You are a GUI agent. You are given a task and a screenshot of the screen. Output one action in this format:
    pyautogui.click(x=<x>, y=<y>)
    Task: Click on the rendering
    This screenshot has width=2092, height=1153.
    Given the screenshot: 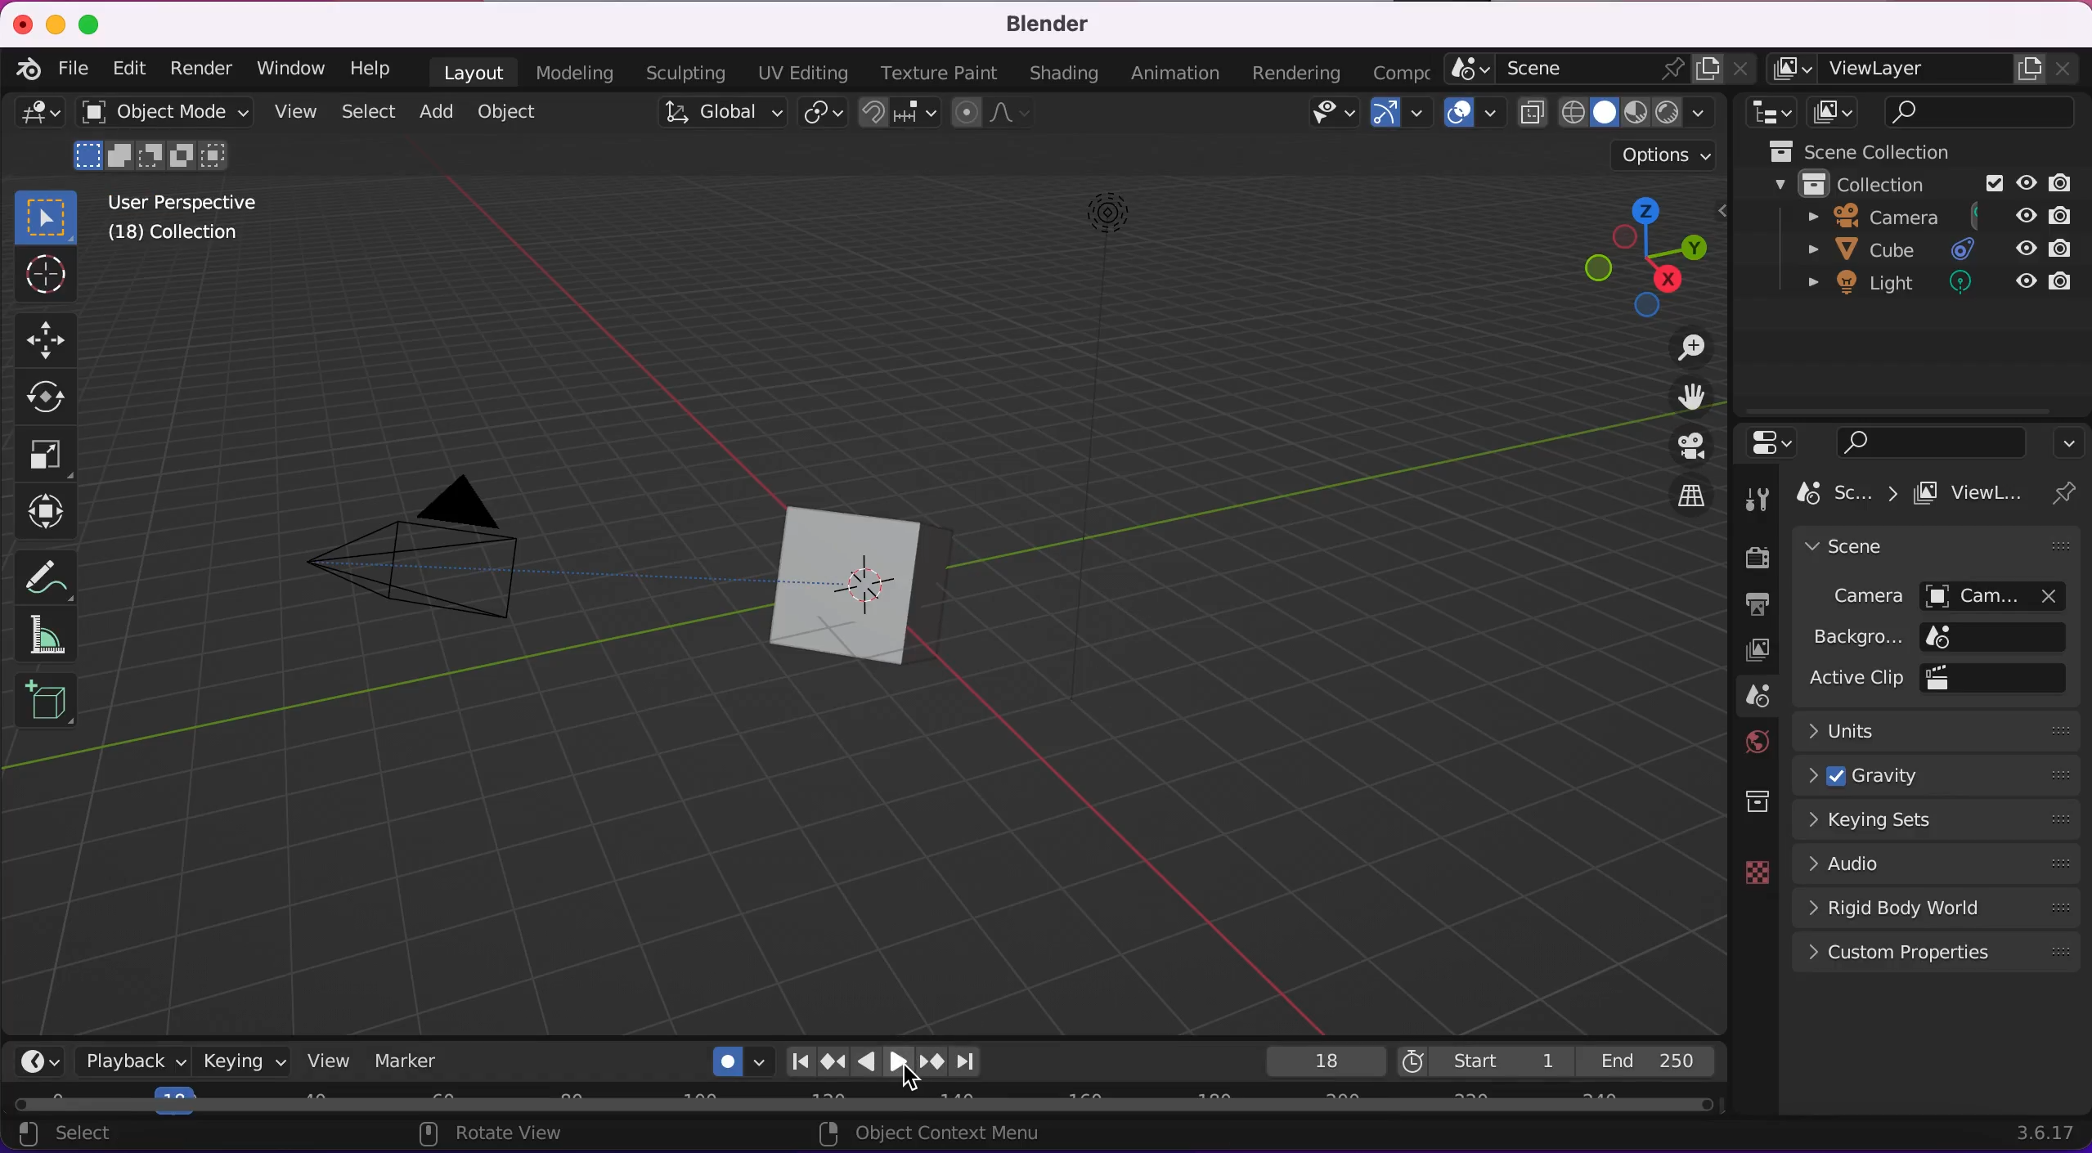 What is the action you would take?
    pyautogui.click(x=1304, y=71)
    